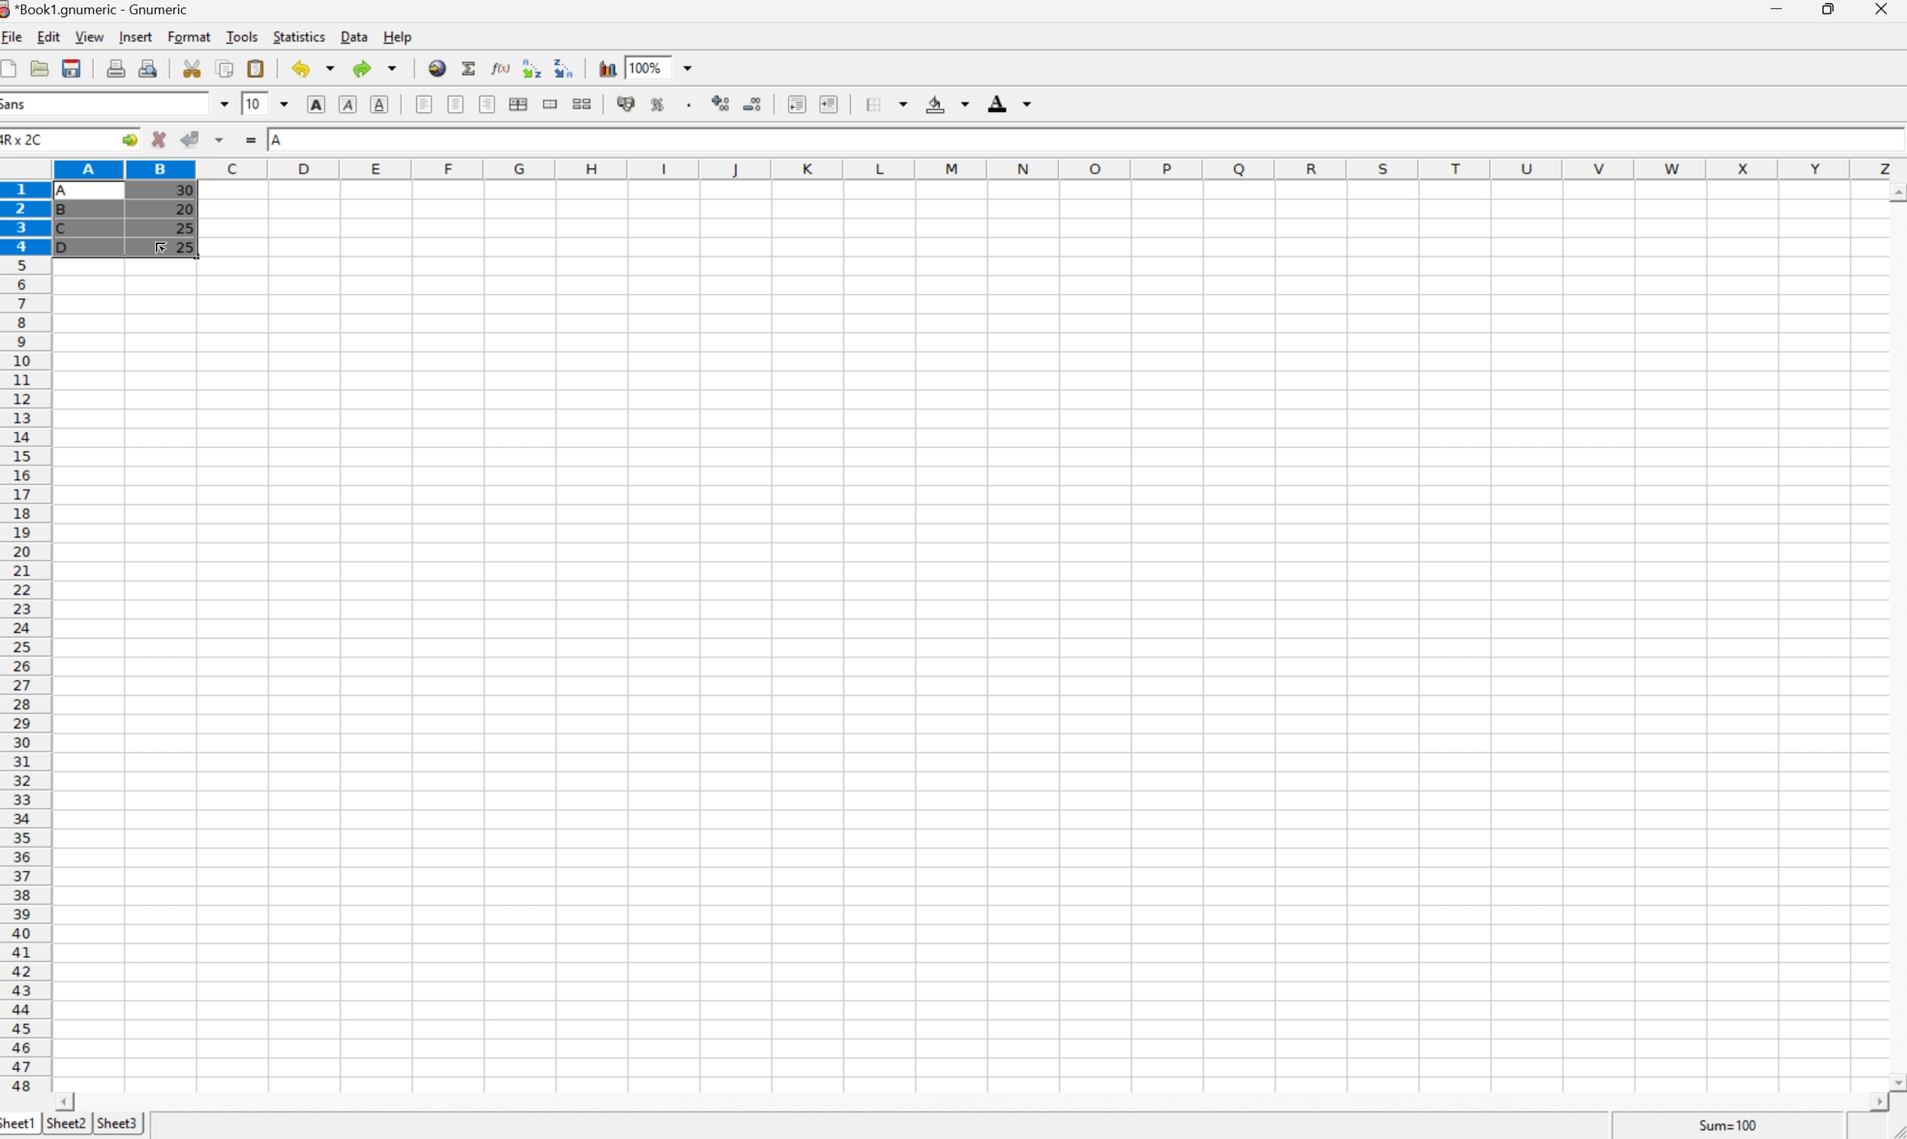 The image size is (1907, 1139). What do you see at coordinates (39, 68) in the screenshot?
I see `Open a file` at bounding box center [39, 68].